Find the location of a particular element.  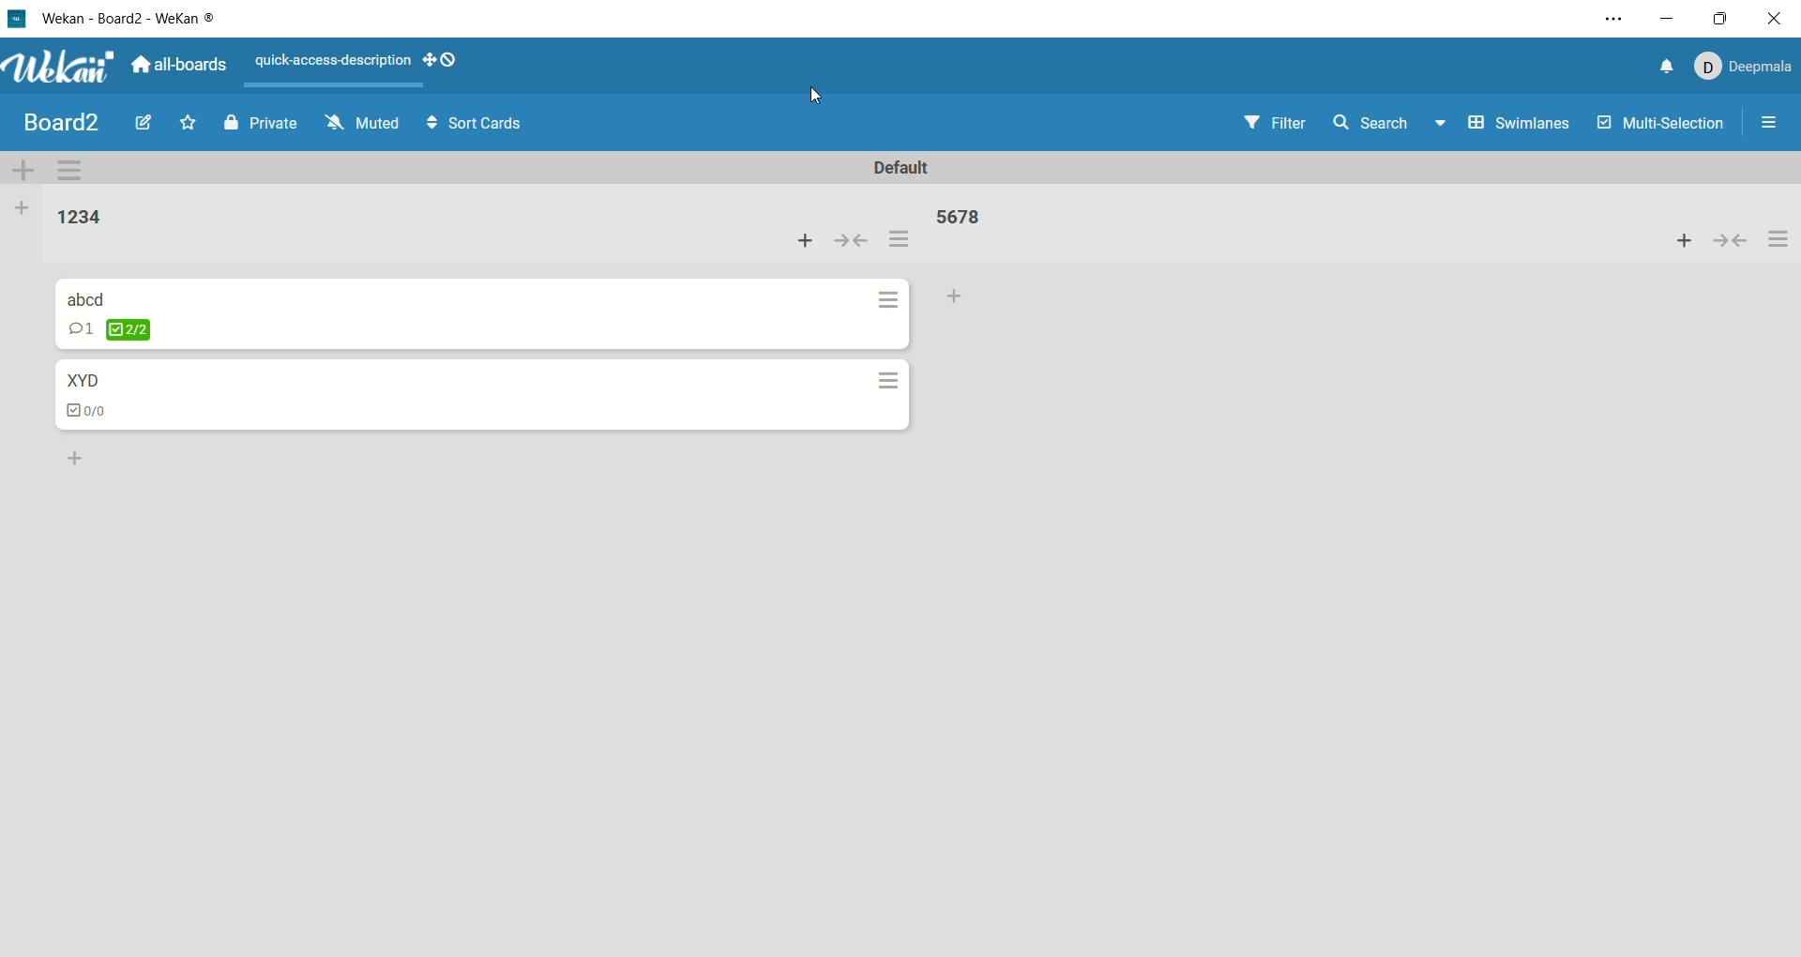

collapse is located at coordinates (849, 242).